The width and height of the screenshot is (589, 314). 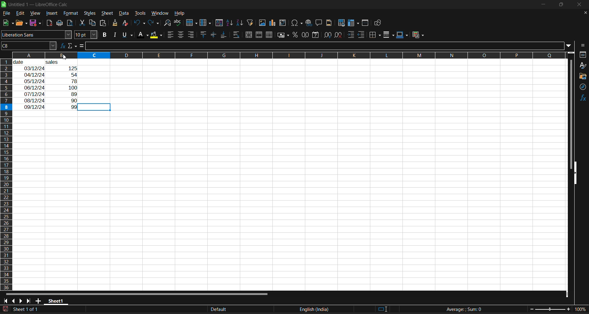 I want to click on save, so click(x=36, y=23).